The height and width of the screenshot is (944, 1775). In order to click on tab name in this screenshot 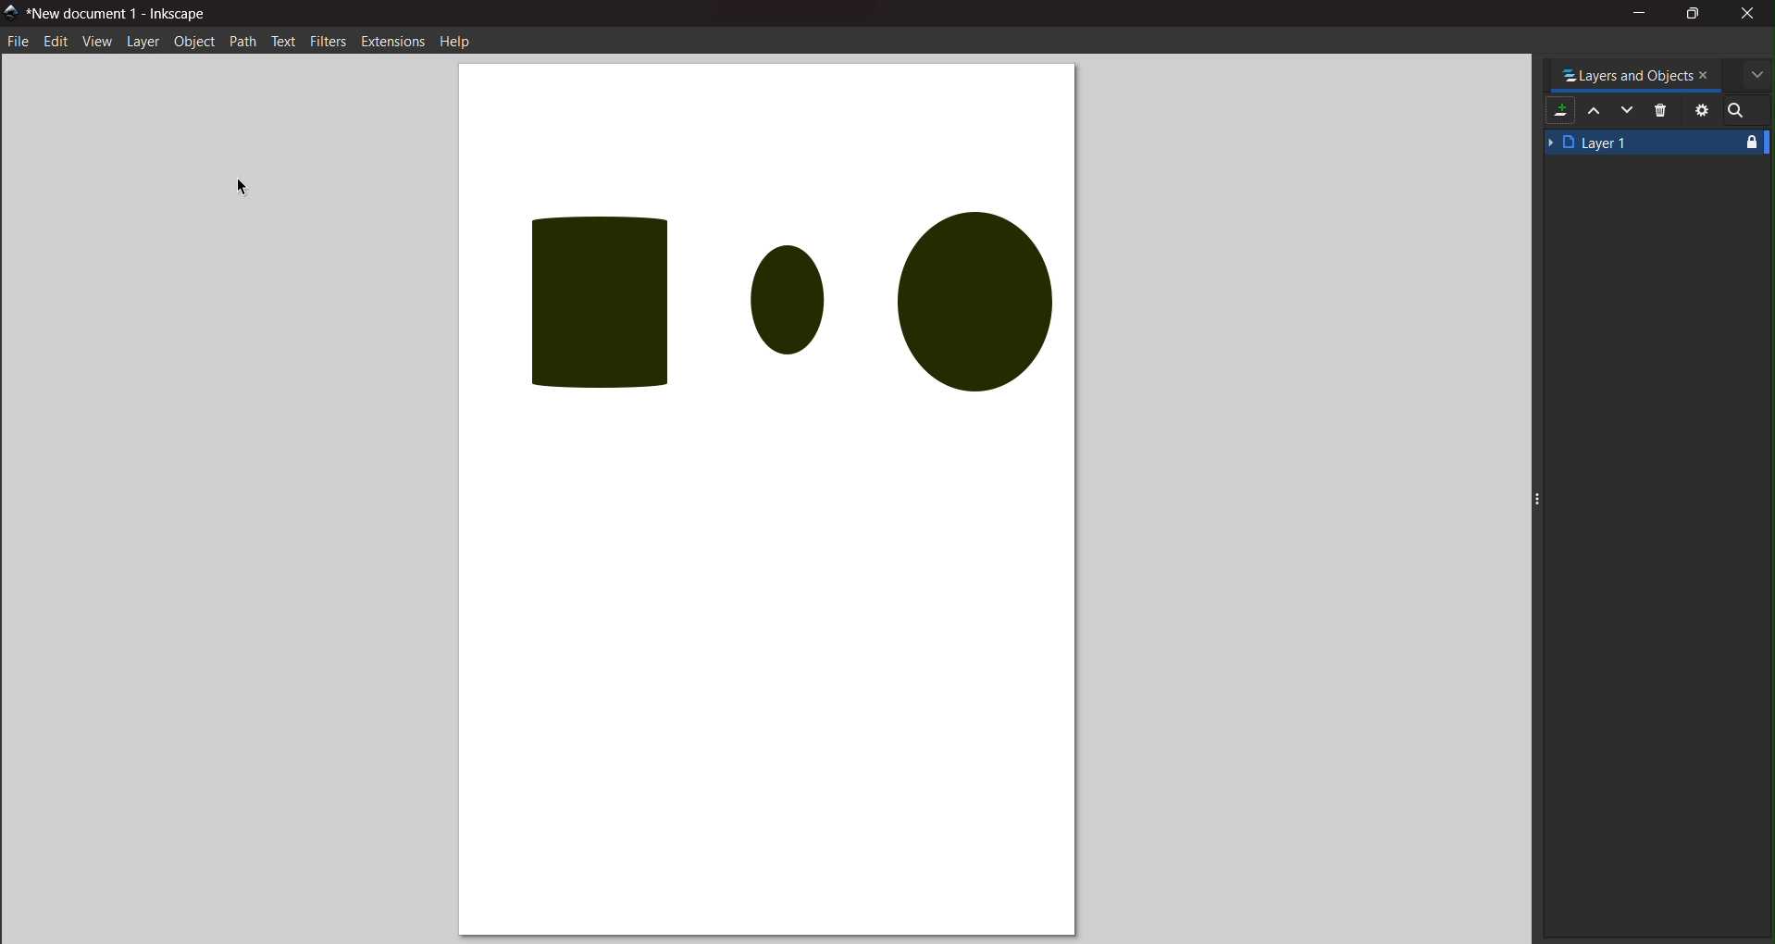, I will do `click(1628, 74)`.